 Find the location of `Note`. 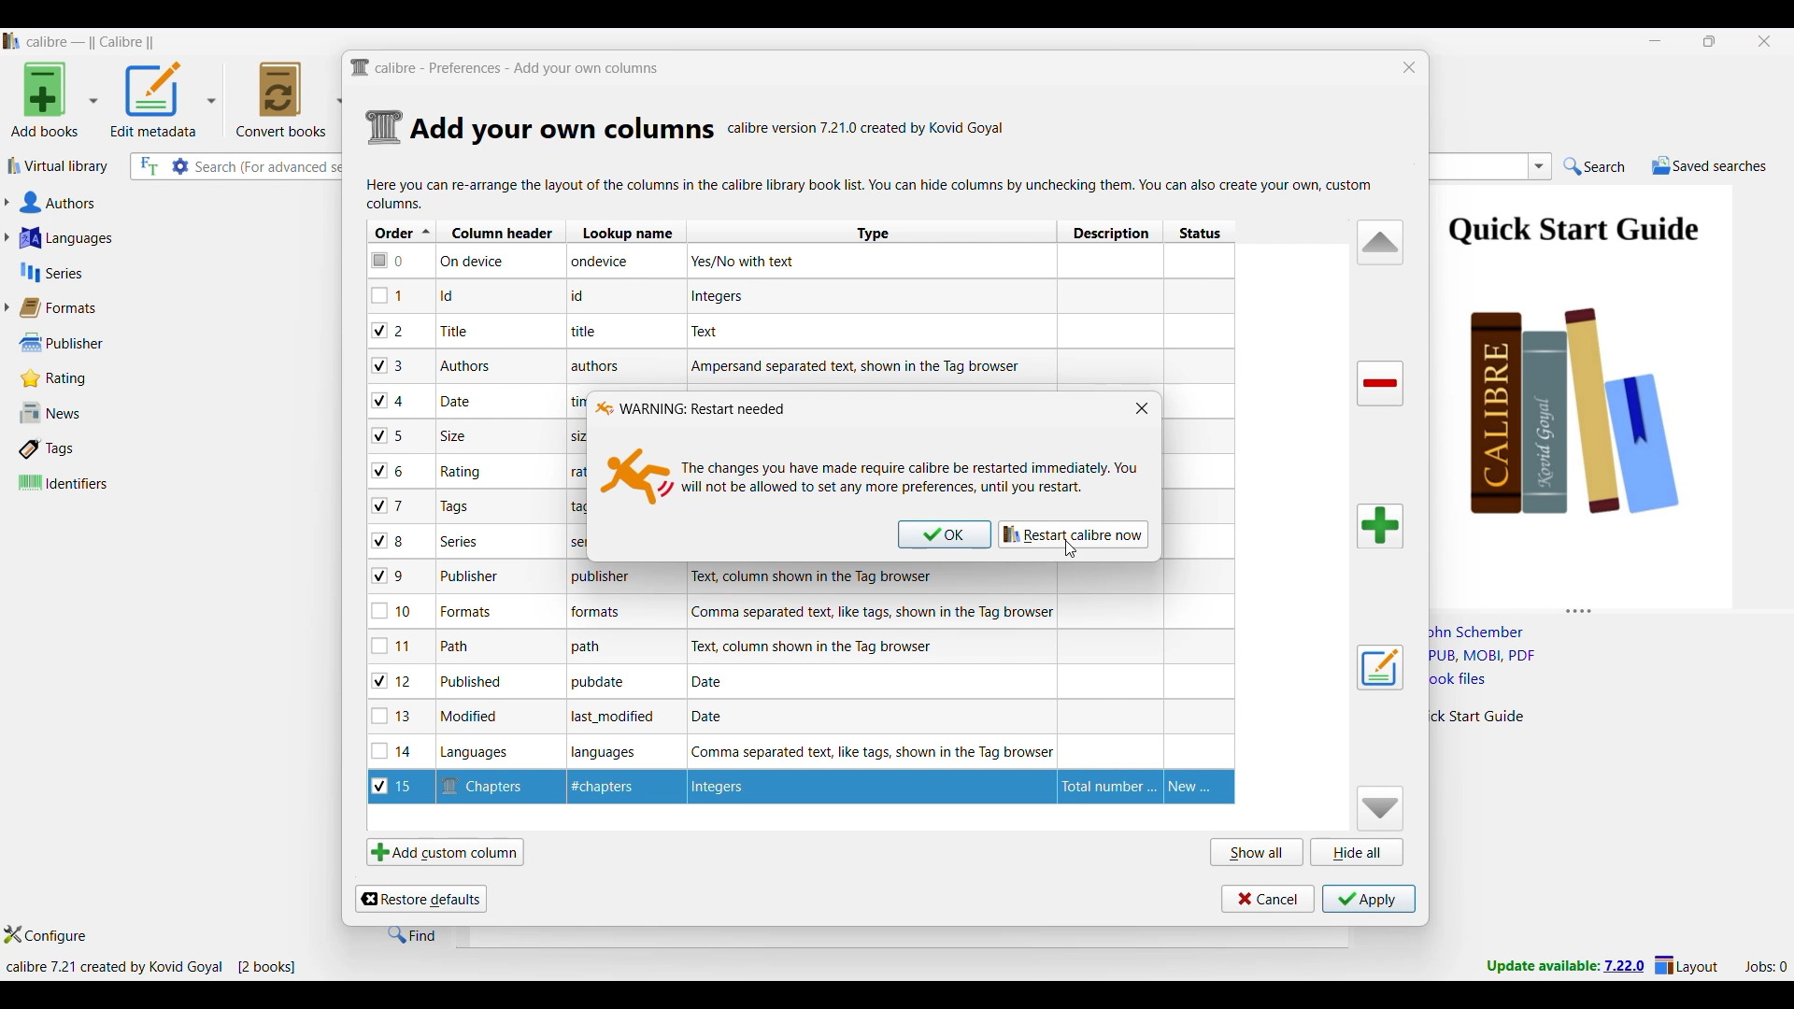

Note is located at coordinates (614, 789).